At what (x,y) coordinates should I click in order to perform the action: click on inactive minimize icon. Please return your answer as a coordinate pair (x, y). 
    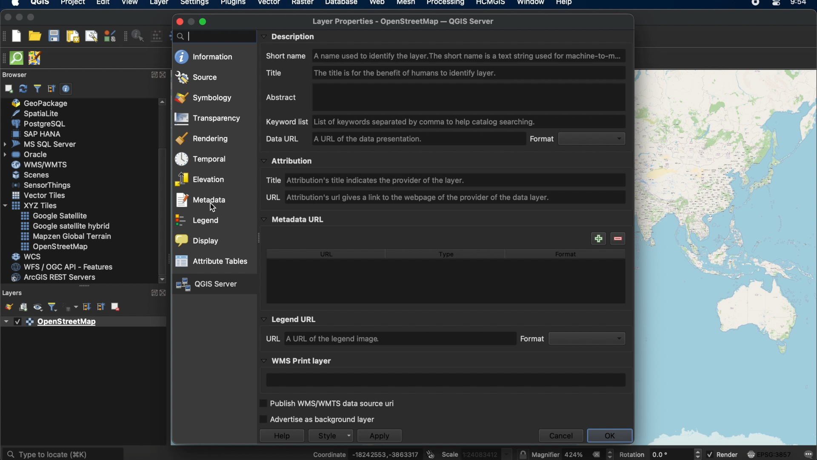
    Looking at the image, I should click on (192, 23).